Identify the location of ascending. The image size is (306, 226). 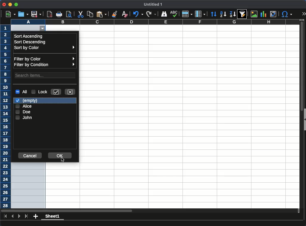
(223, 14).